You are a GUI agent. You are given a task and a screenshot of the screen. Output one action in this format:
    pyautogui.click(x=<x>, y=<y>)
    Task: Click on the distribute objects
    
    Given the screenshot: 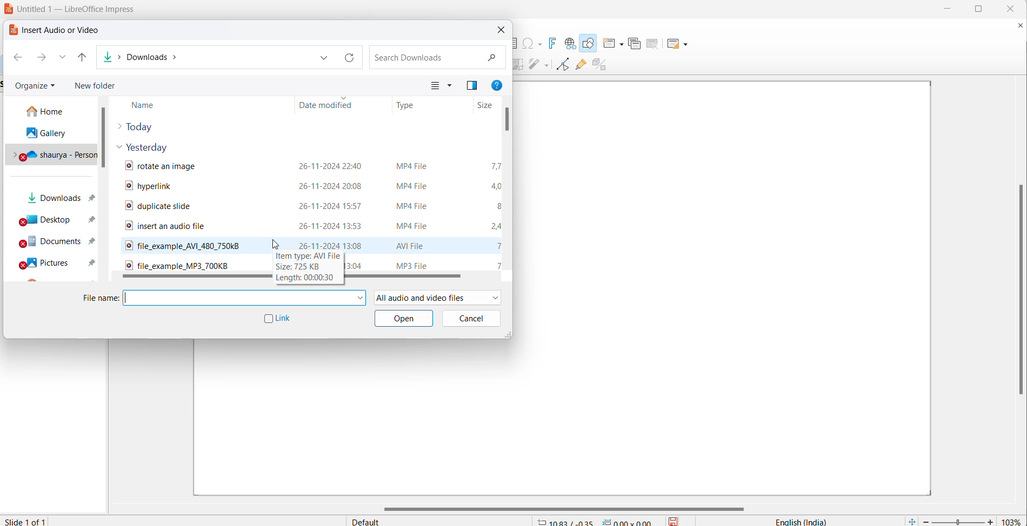 What is the action you would take?
    pyautogui.click(x=536, y=64)
    